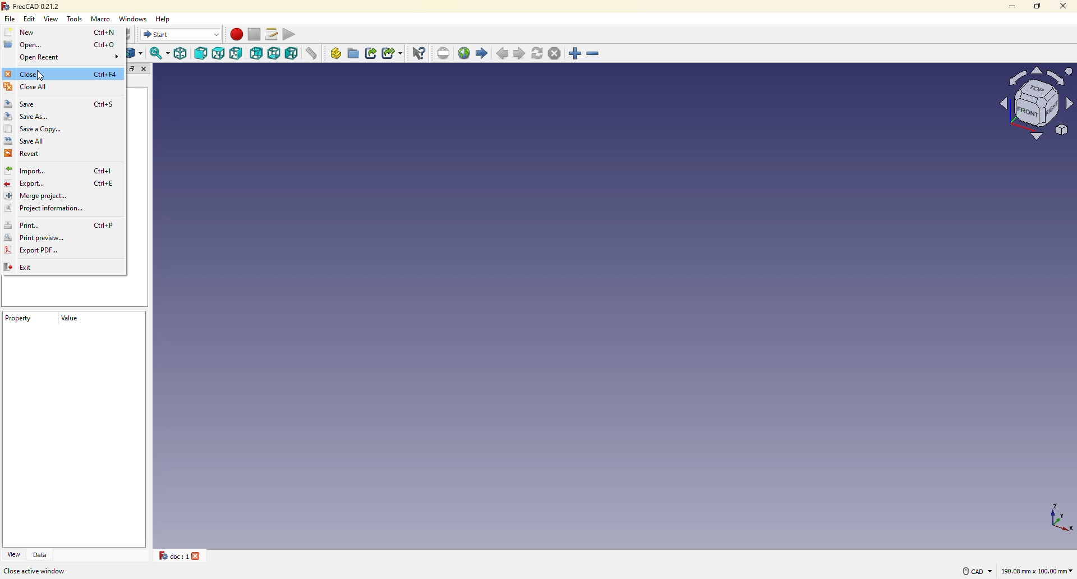 This screenshot has width=1077, height=579. What do you see at coordinates (32, 6) in the screenshot?
I see `freecad` at bounding box center [32, 6].